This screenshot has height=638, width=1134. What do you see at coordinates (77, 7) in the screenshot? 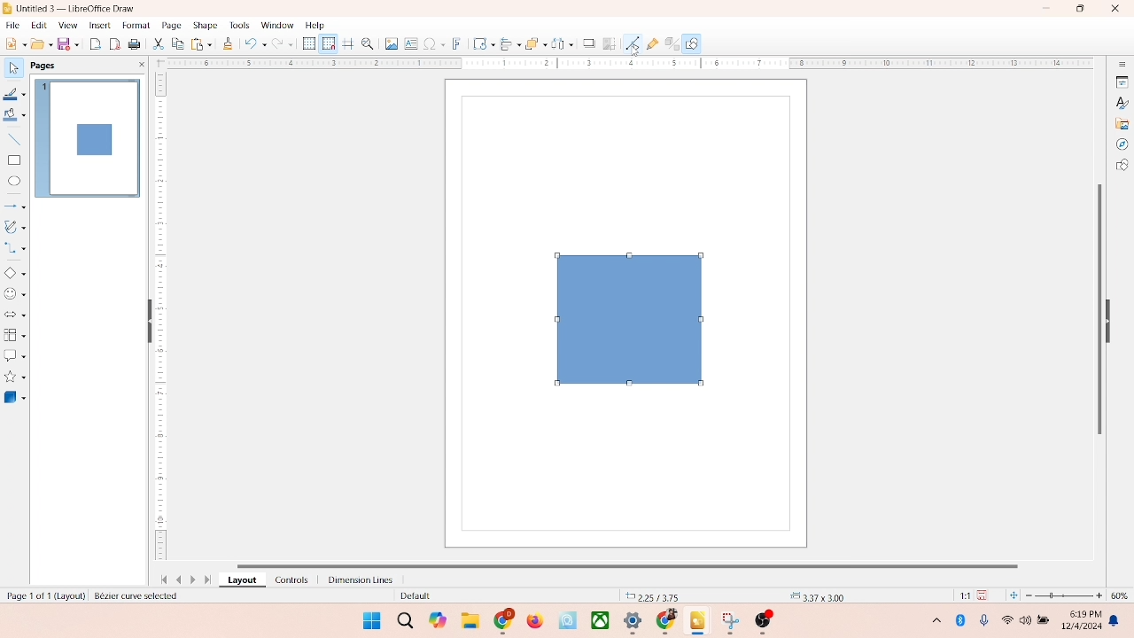
I see `title` at bounding box center [77, 7].